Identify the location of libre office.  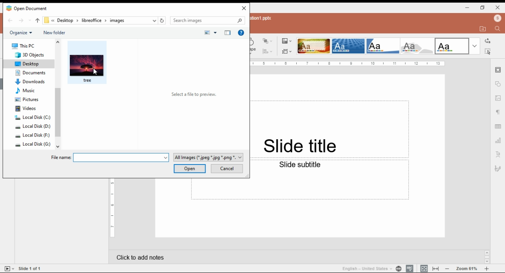
(92, 21).